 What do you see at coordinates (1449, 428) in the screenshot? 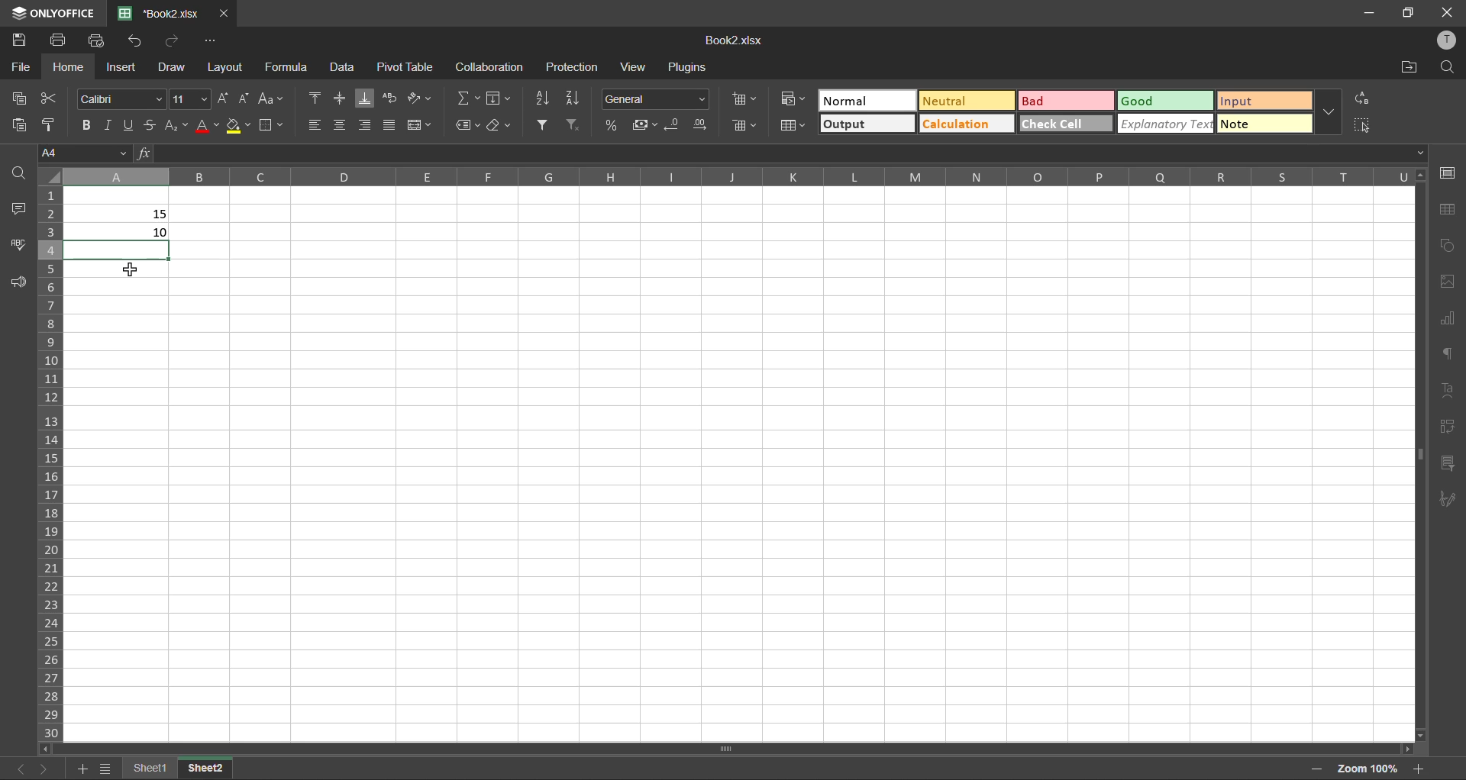
I see `pivot table` at bounding box center [1449, 428].